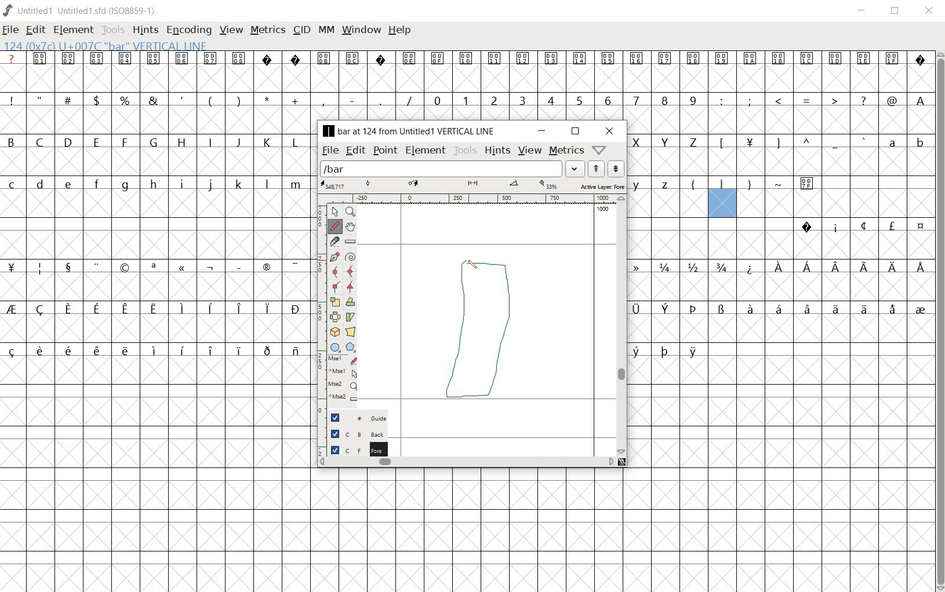 Image resolution: width=945 pixels, height=592 pixels. I want to click on minimize, so click(862, 11).